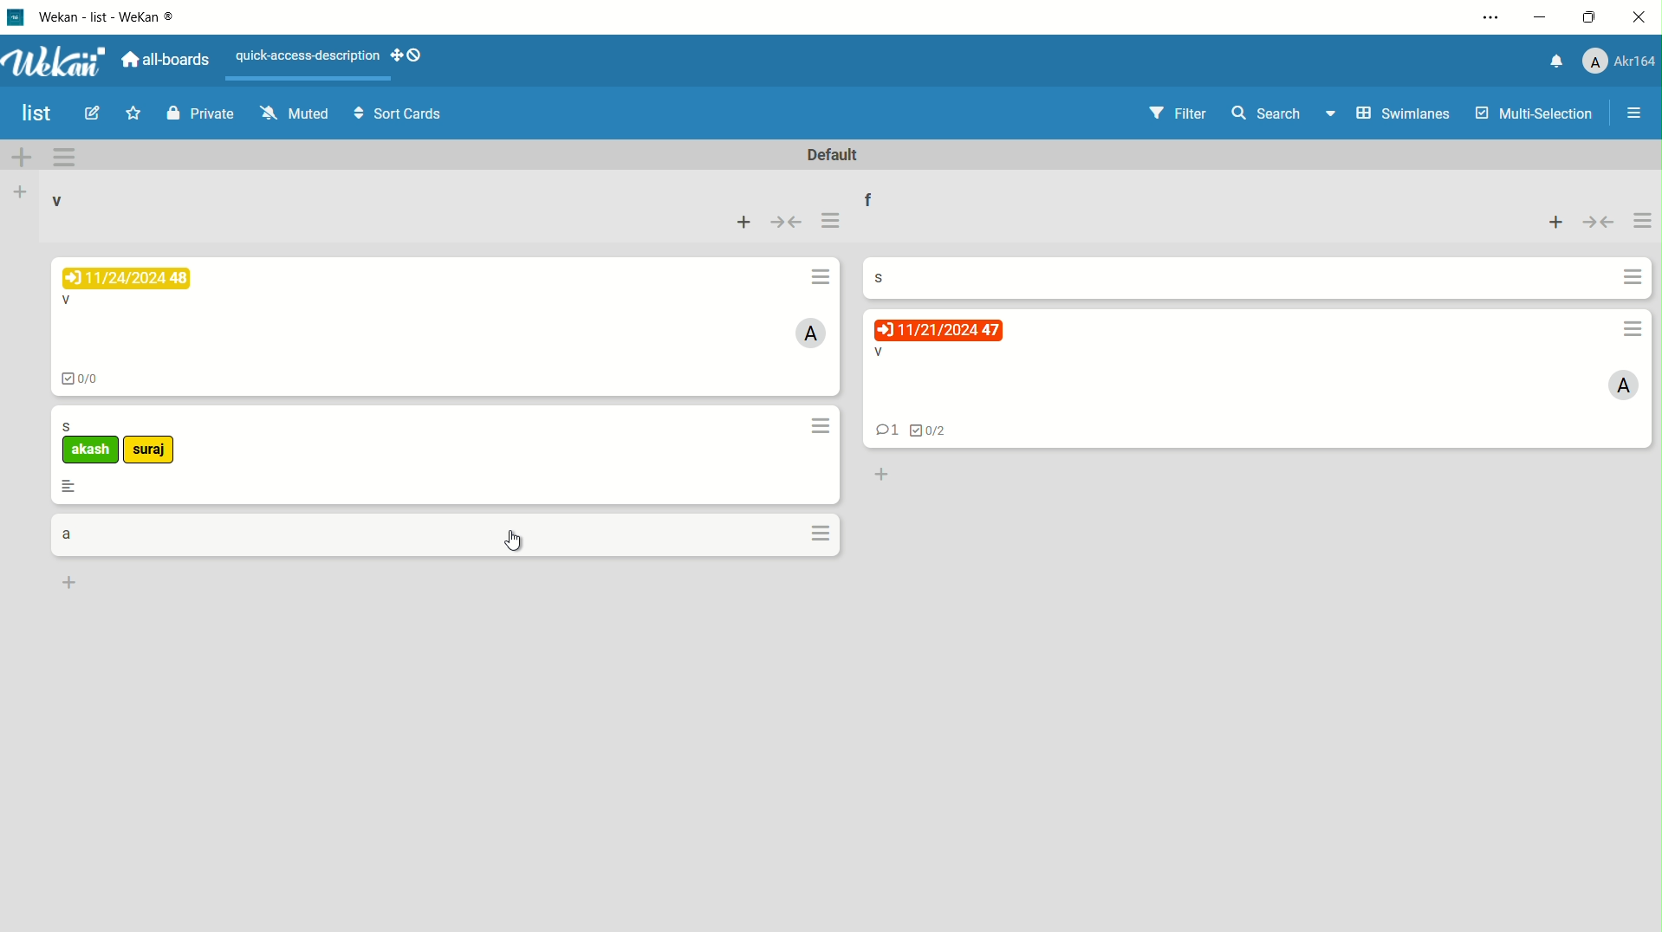 The height and width of the screenshot is (932, 1662). Describe the element at coordinates (17, 16) in the screenshot. I see `app icon` at that location.